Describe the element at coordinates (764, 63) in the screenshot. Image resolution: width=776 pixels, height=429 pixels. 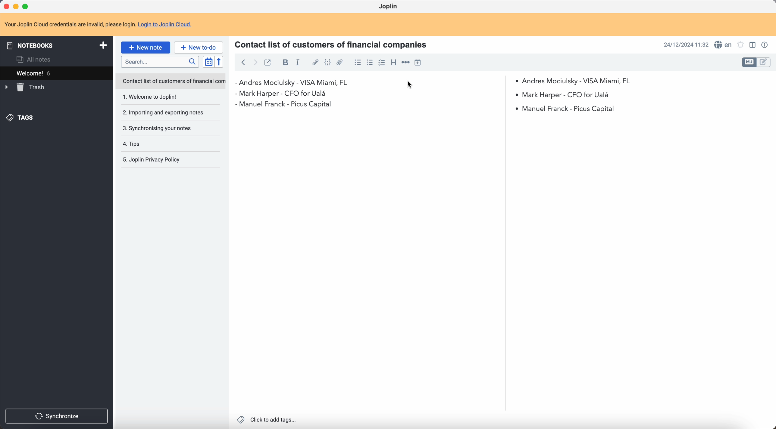
I see `toggle edit layout` at that location.